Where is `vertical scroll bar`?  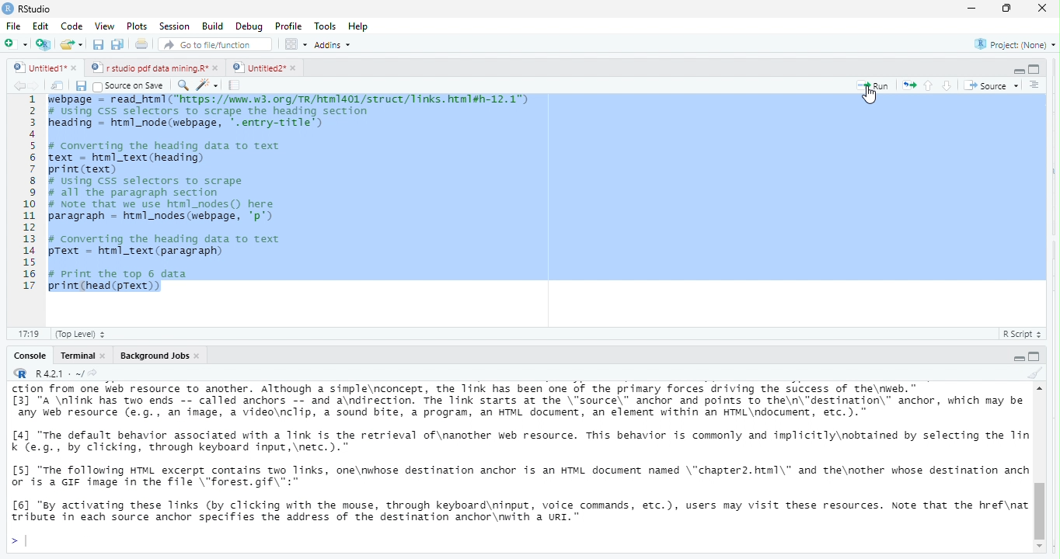
vertical scroll bar is located at coordinates (1041, 467).